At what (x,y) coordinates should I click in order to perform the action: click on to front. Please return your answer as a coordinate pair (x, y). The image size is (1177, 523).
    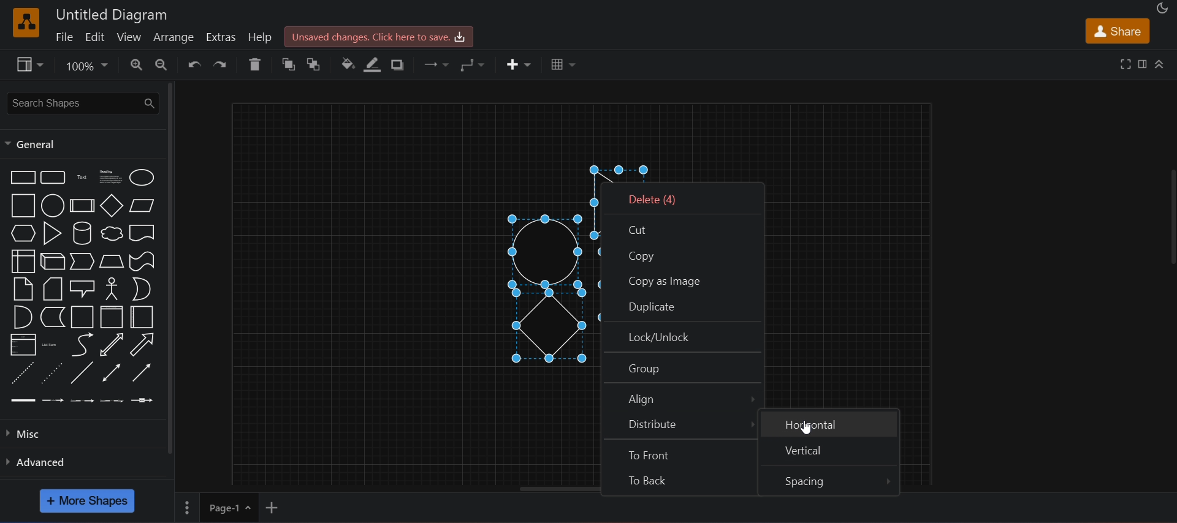
    Looking at the image, I should click on (679, 454).